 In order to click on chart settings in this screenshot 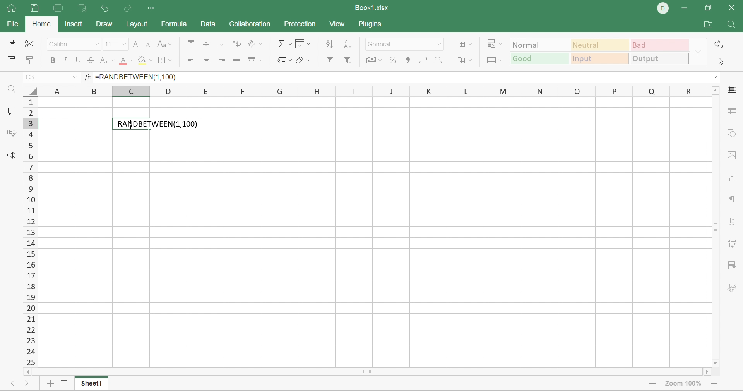, I will do `click(733, 178)`.